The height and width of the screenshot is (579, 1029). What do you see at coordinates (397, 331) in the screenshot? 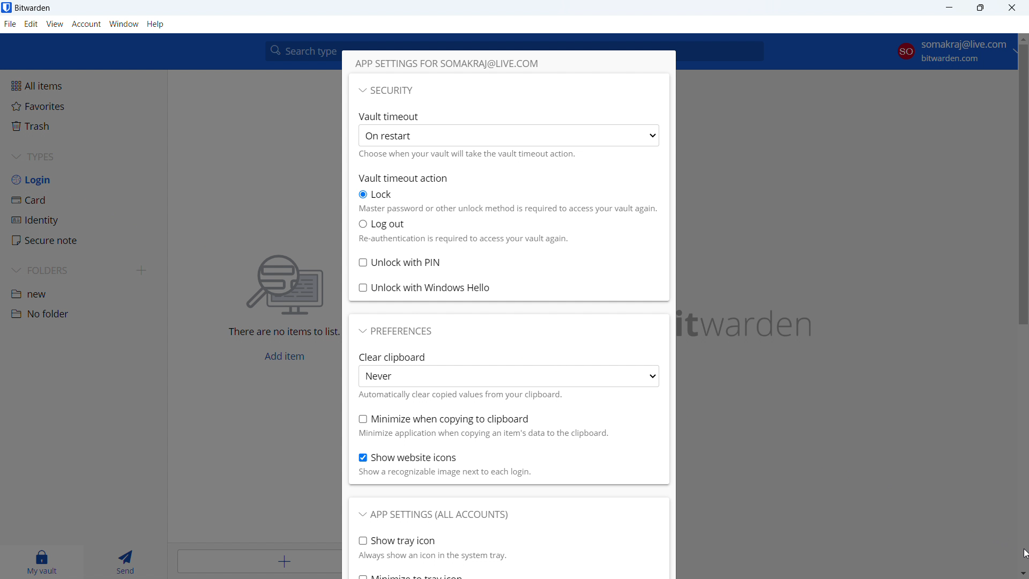
I see `preferences` at bounding box center [397, 331].